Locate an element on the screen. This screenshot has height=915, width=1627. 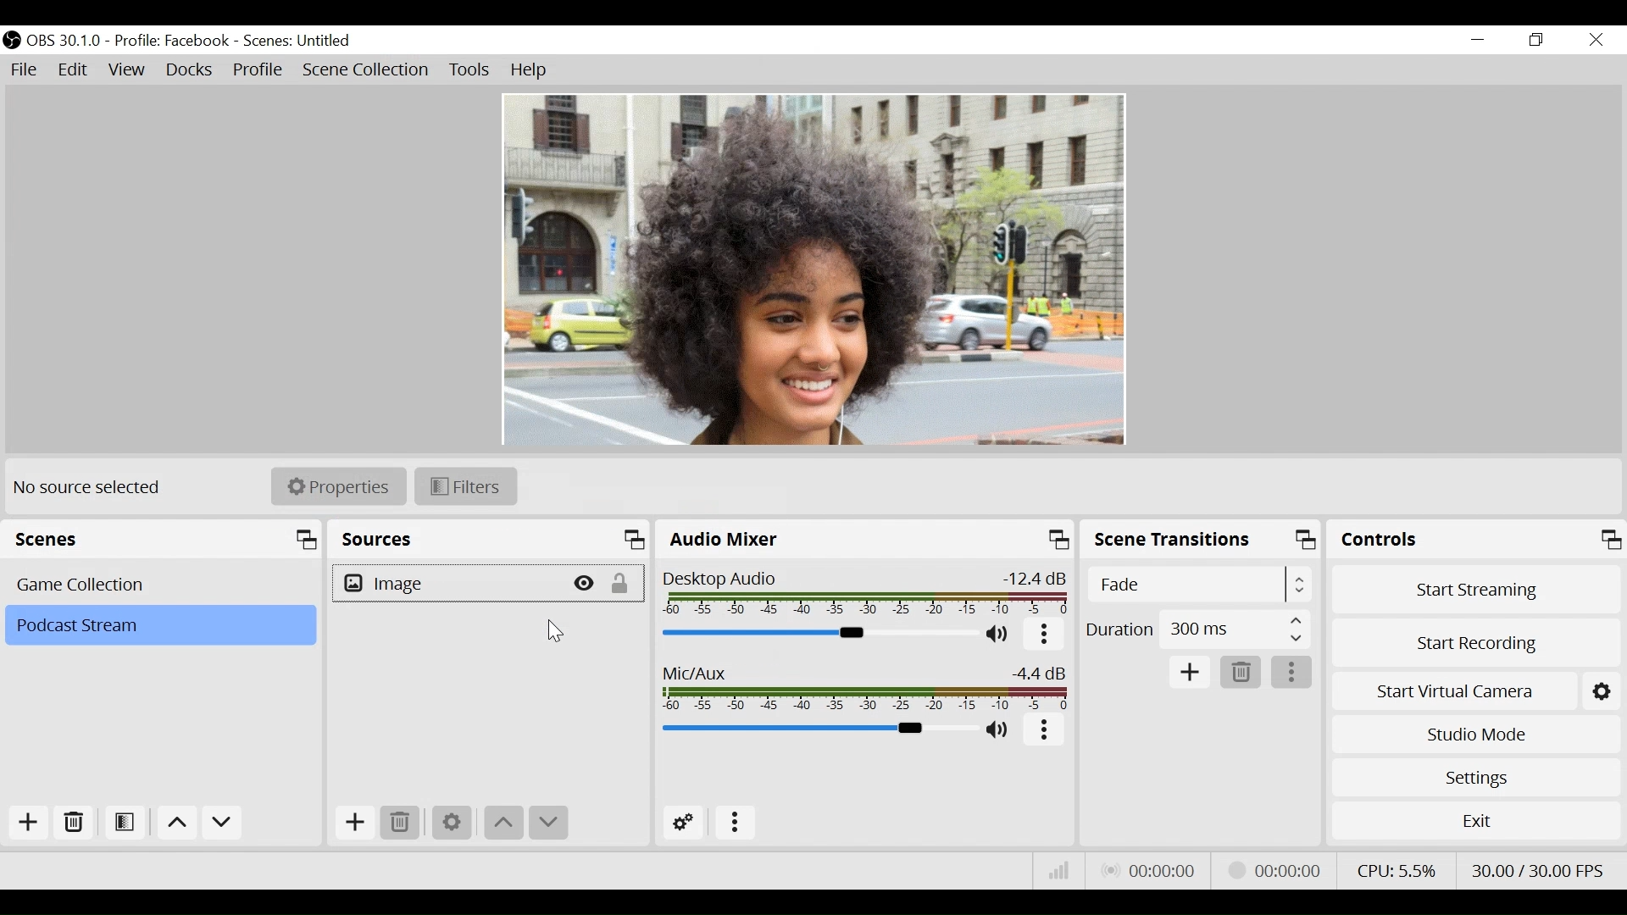
Preview is located at coordinates (818, 268).